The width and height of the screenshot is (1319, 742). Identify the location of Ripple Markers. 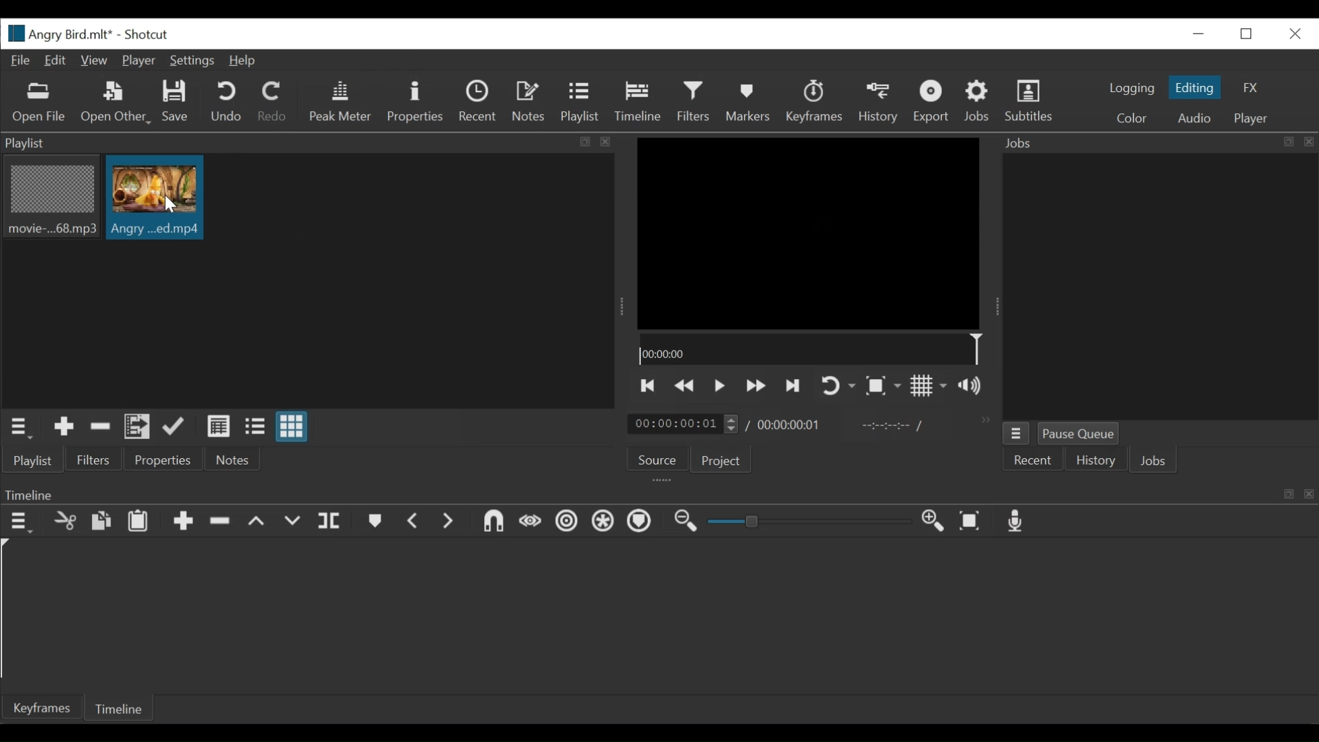
(641, 522).